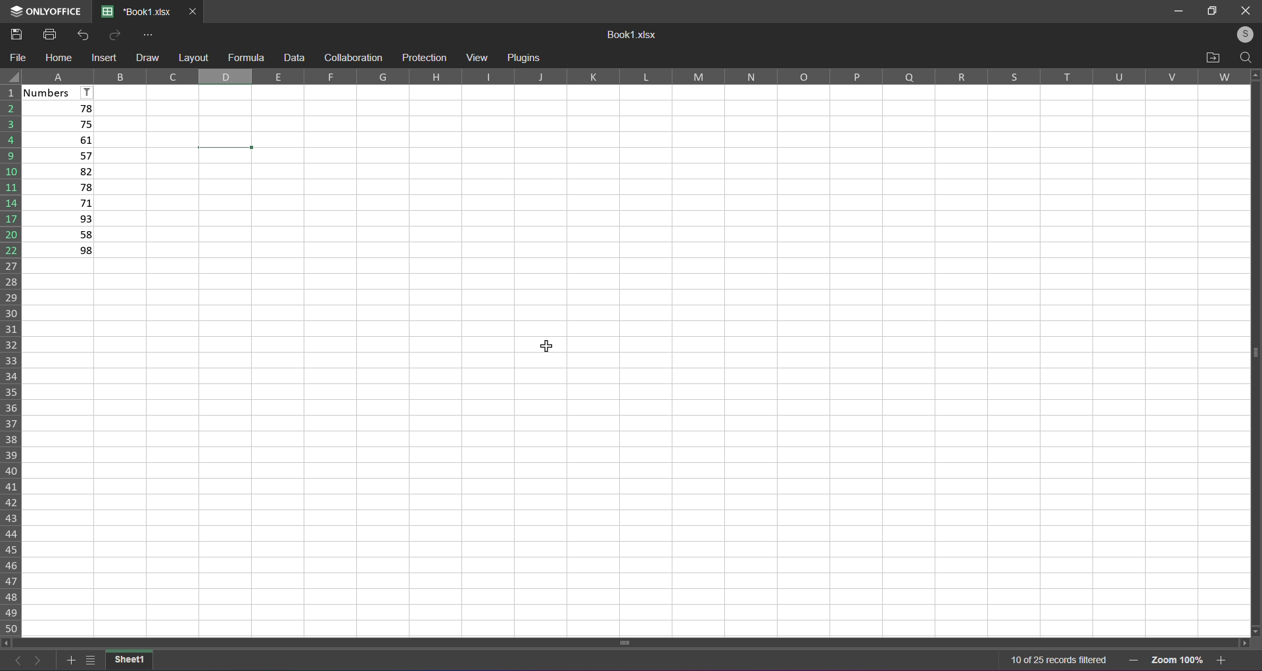 The image size is (1262, 671). Describe the element at coordinates (1242, 642) in the screenshot. I see `Move right` at that location.